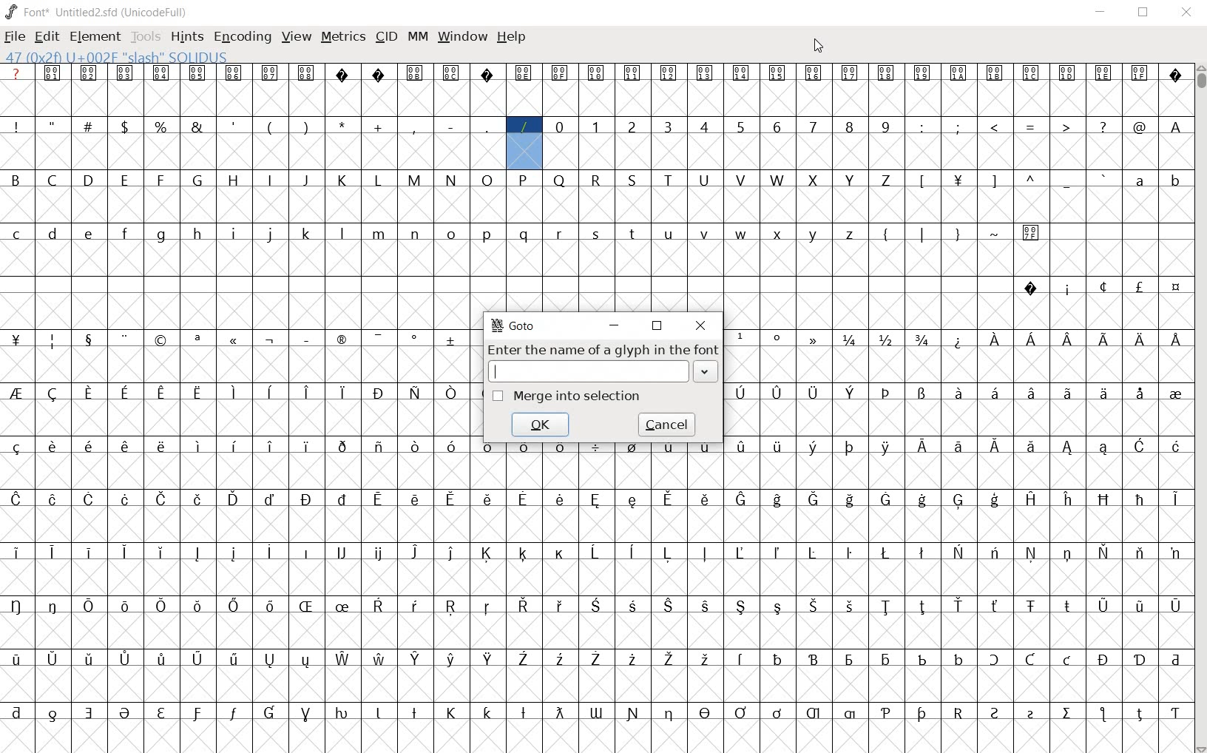 The width and height of the screenshot is (1207, 753). What do you see at coordinates (595, 713) in the screenshot?
I see `glyph` at bounding box center [595, 713].